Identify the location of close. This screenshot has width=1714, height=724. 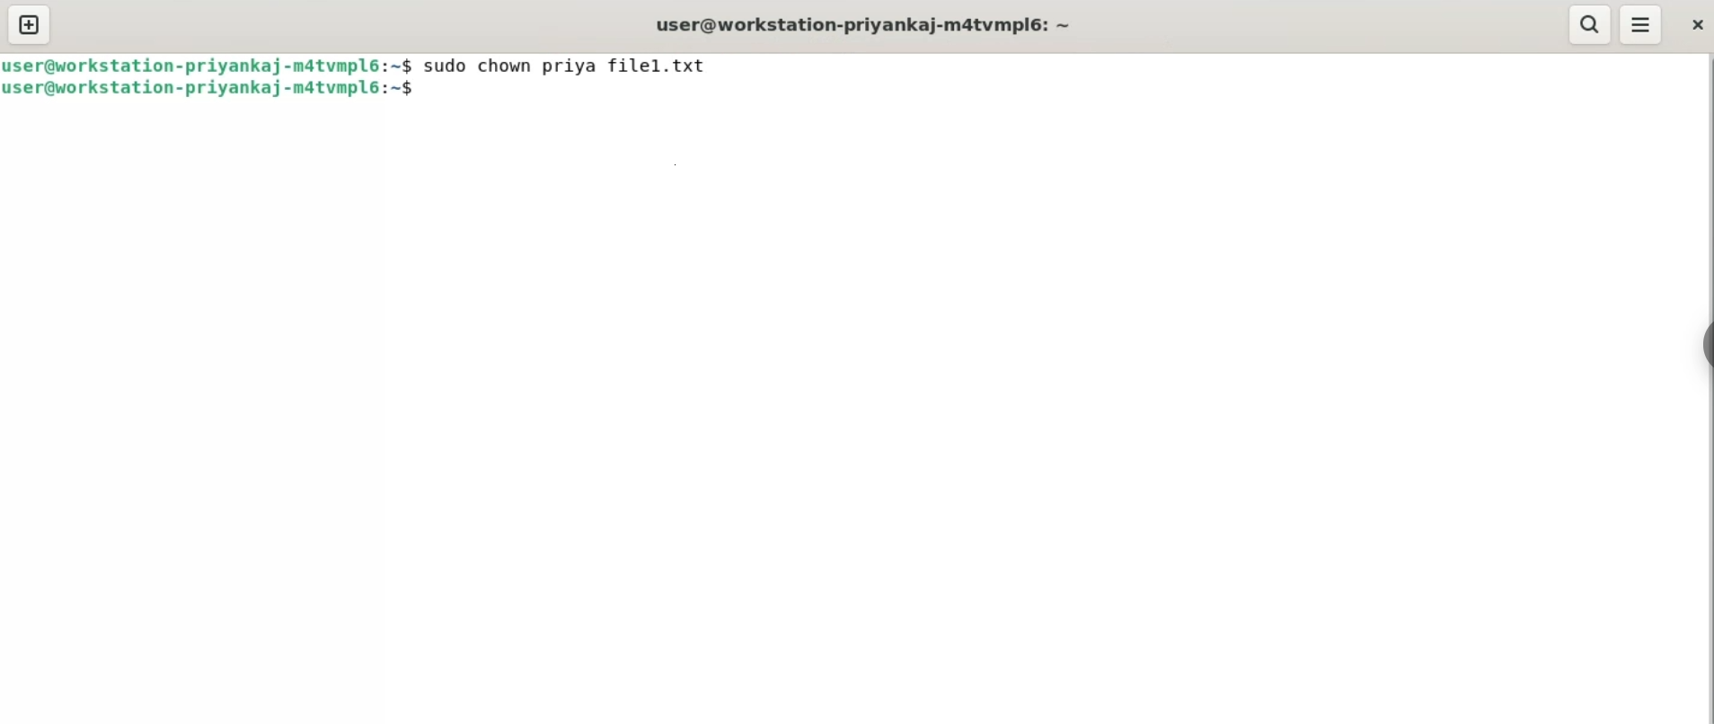
(1700, 27).